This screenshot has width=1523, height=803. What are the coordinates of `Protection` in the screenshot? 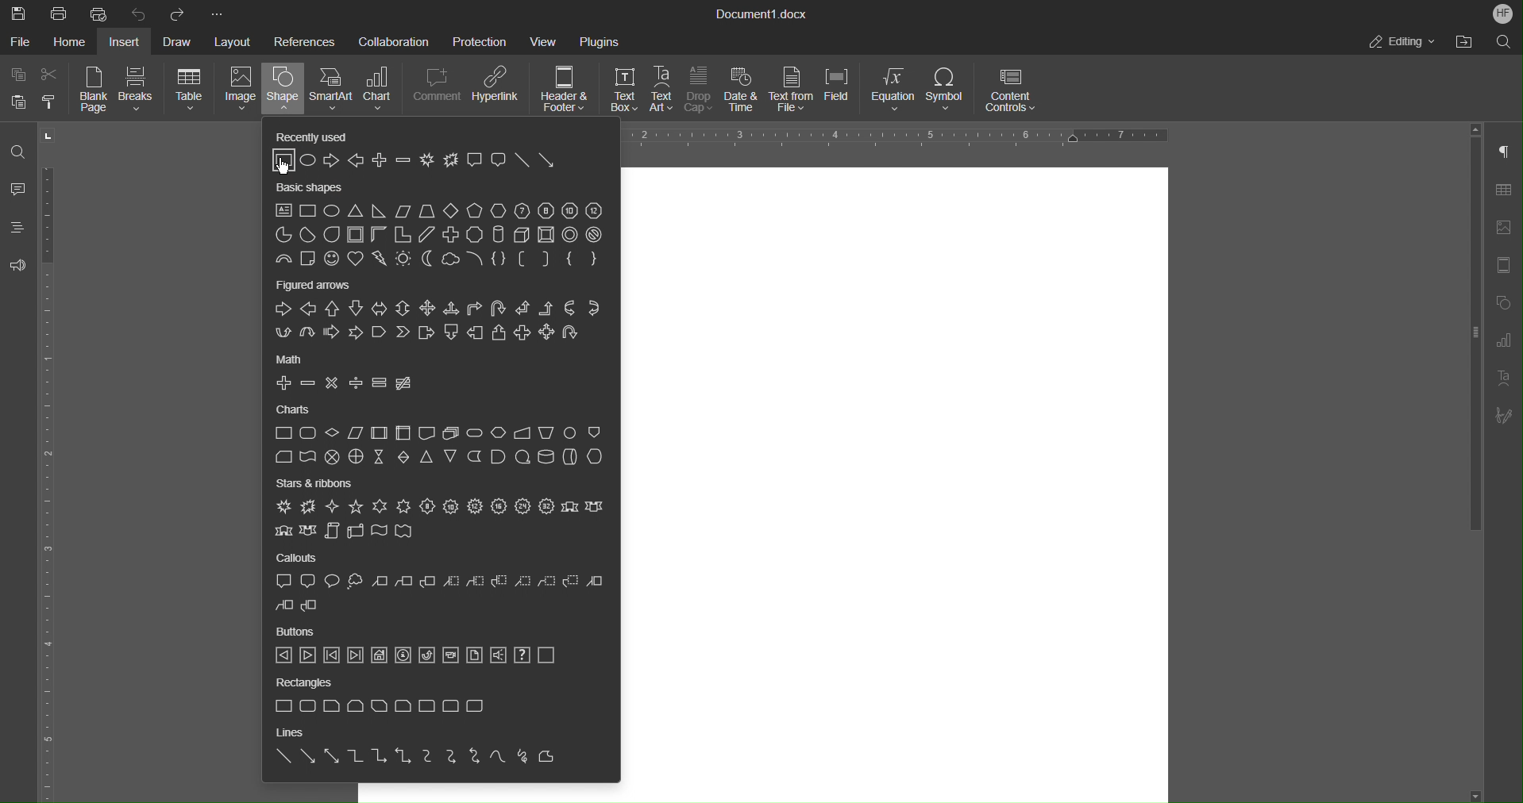 It's located at (481, 40).